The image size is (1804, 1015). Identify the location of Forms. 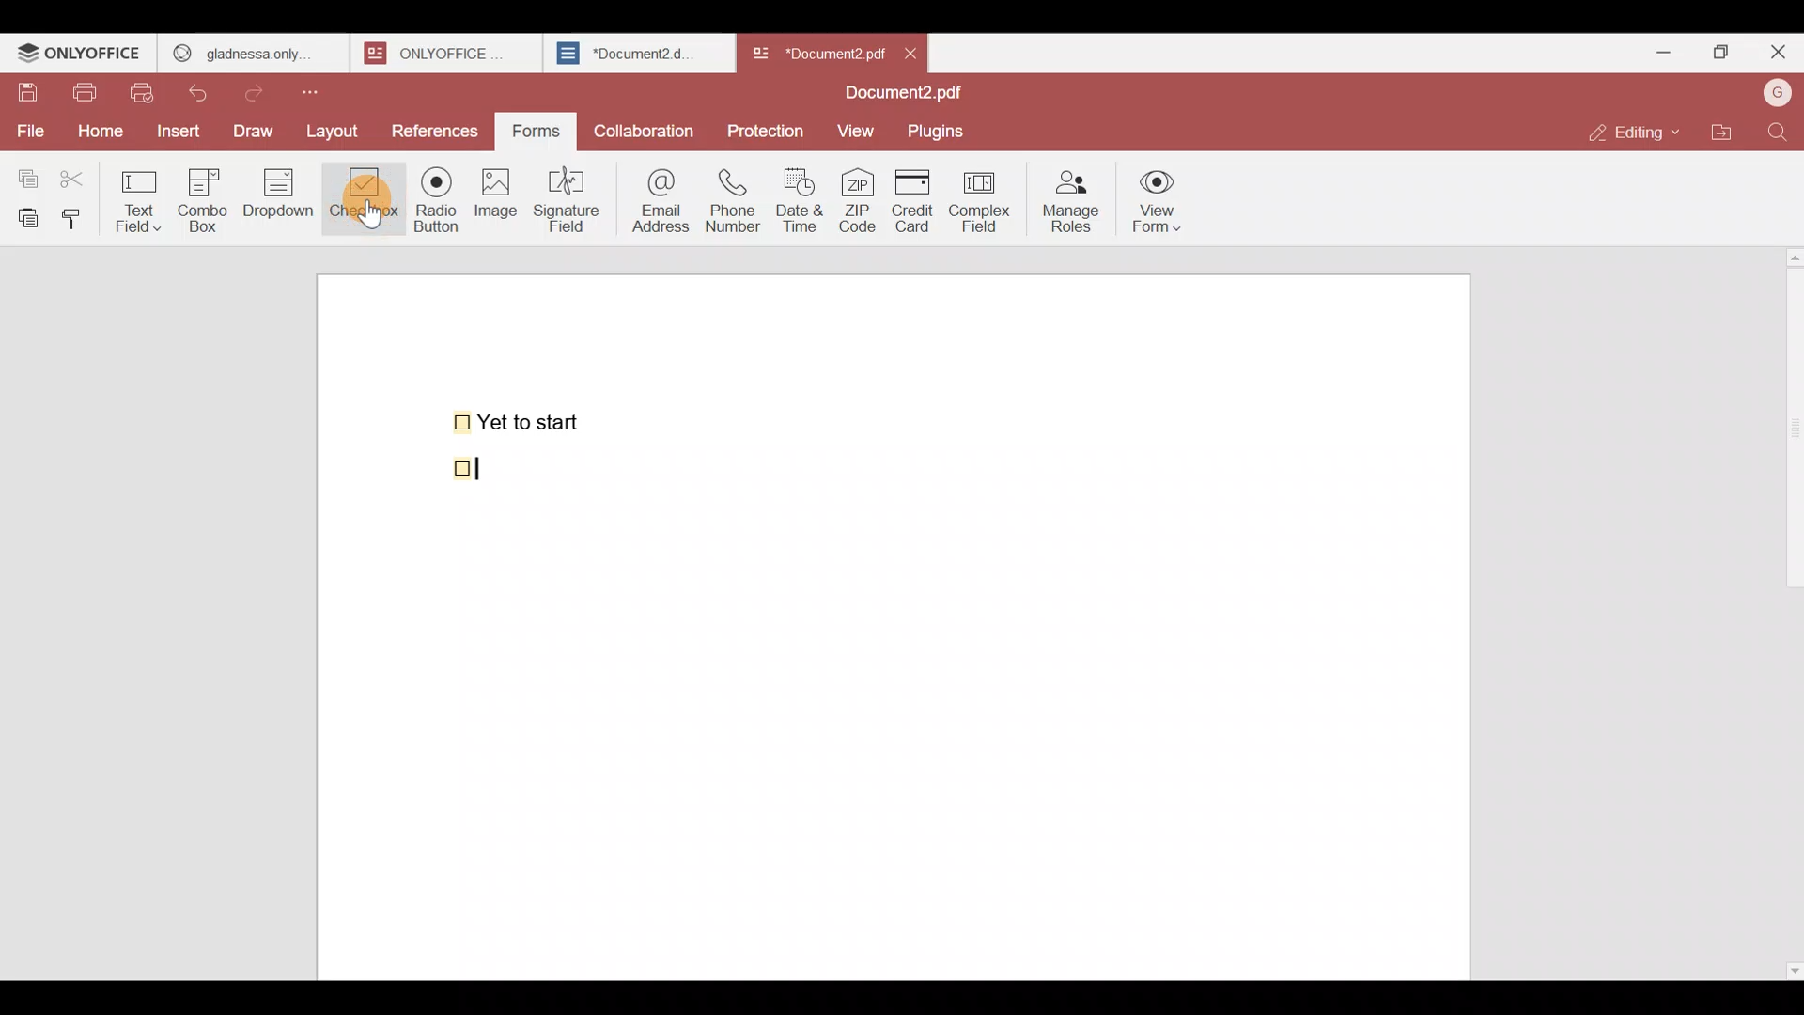
(537, 129).